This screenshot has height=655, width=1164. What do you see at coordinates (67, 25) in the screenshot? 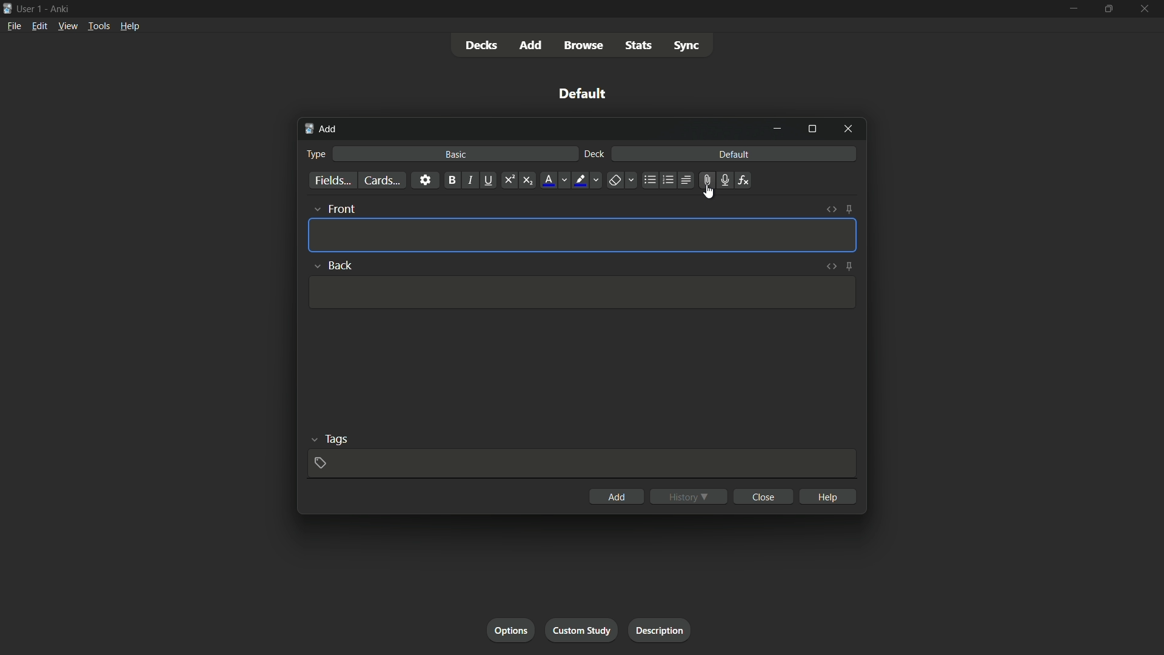
I see `view menu` at bounding box center [67, 25].